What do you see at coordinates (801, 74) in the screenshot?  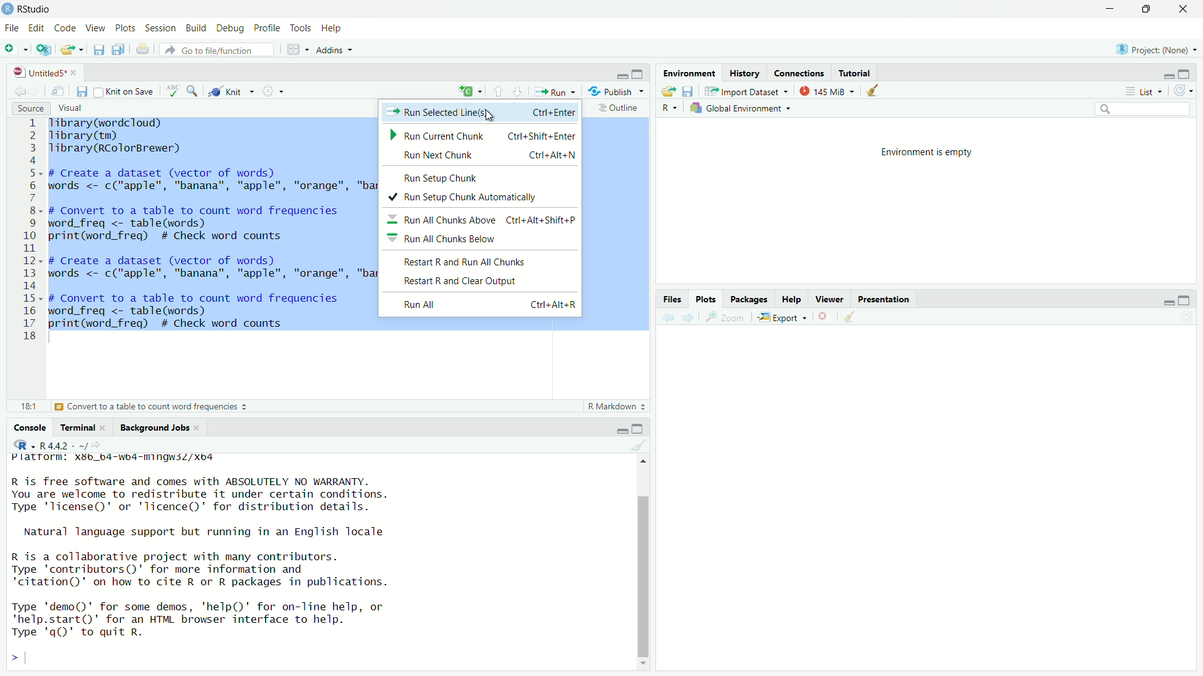 I see `Connections` at bounding box center [801, 74].